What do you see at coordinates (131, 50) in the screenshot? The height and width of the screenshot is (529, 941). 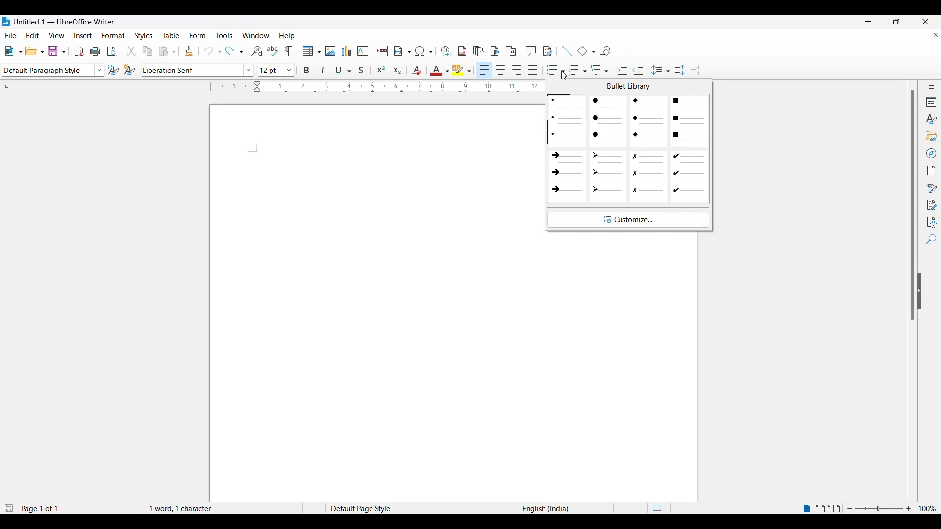 I see `cut` at bounding box center [131, 50].